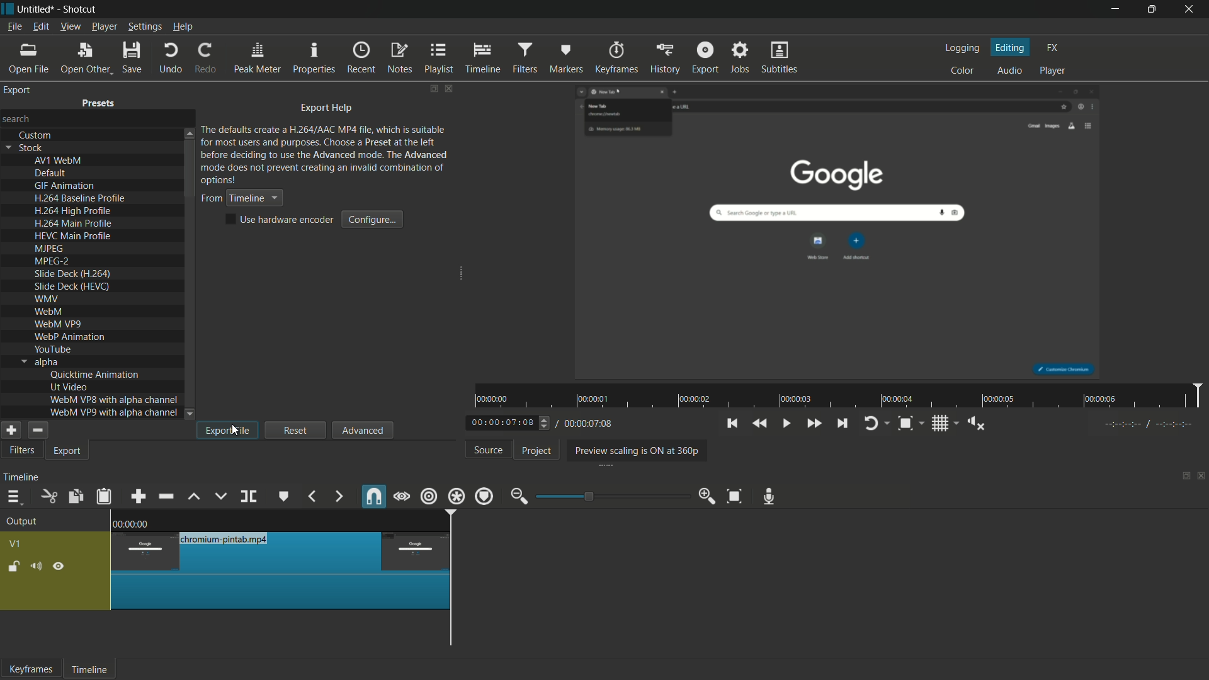 This screenshot has height=680, width=1209. What do you see at coordinates (759, 422) in the screenshot?
I see `quickly play backward` at bounding box center [759, 422].